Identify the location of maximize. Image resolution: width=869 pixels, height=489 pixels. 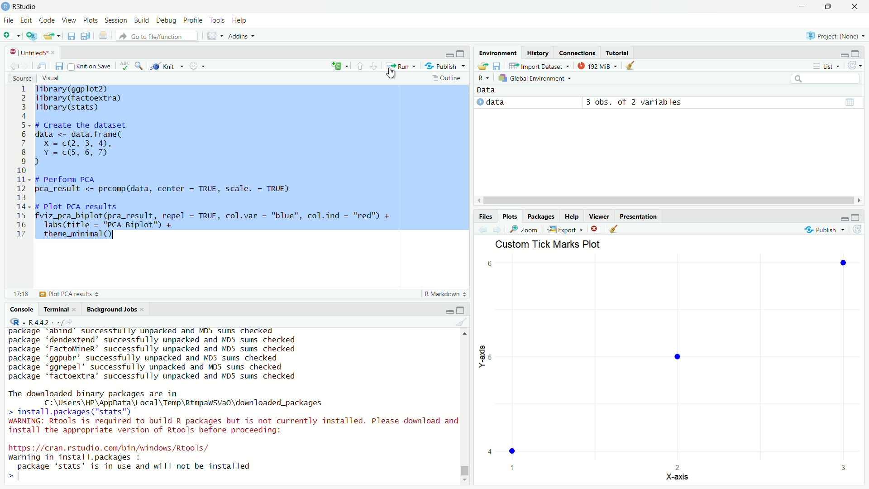
(856, 53).